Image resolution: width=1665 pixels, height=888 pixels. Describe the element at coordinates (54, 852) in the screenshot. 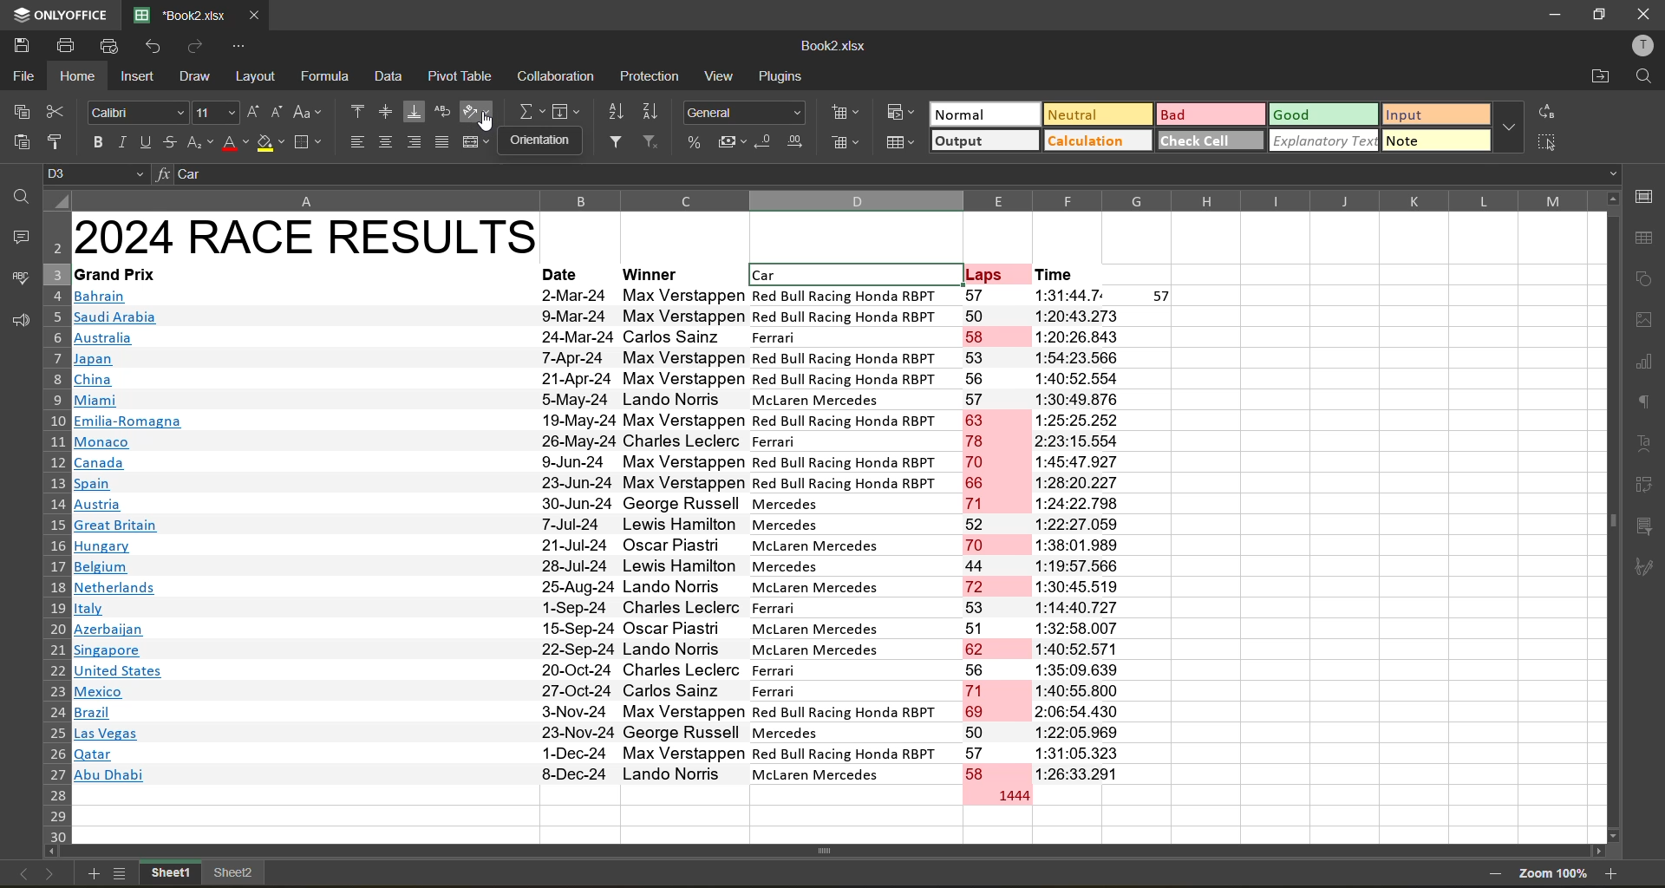

I see `Scroll left` at that location.